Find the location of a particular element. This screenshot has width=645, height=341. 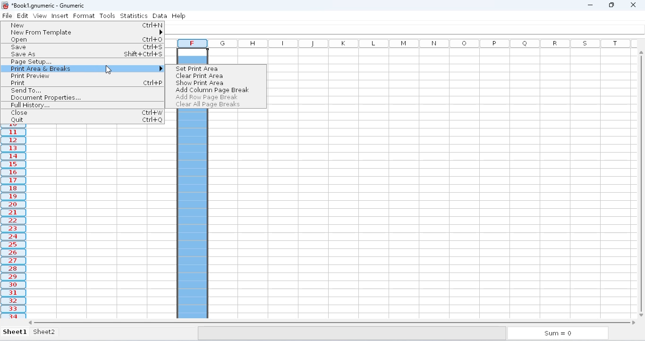

save as is located at coordinates (24, 55).